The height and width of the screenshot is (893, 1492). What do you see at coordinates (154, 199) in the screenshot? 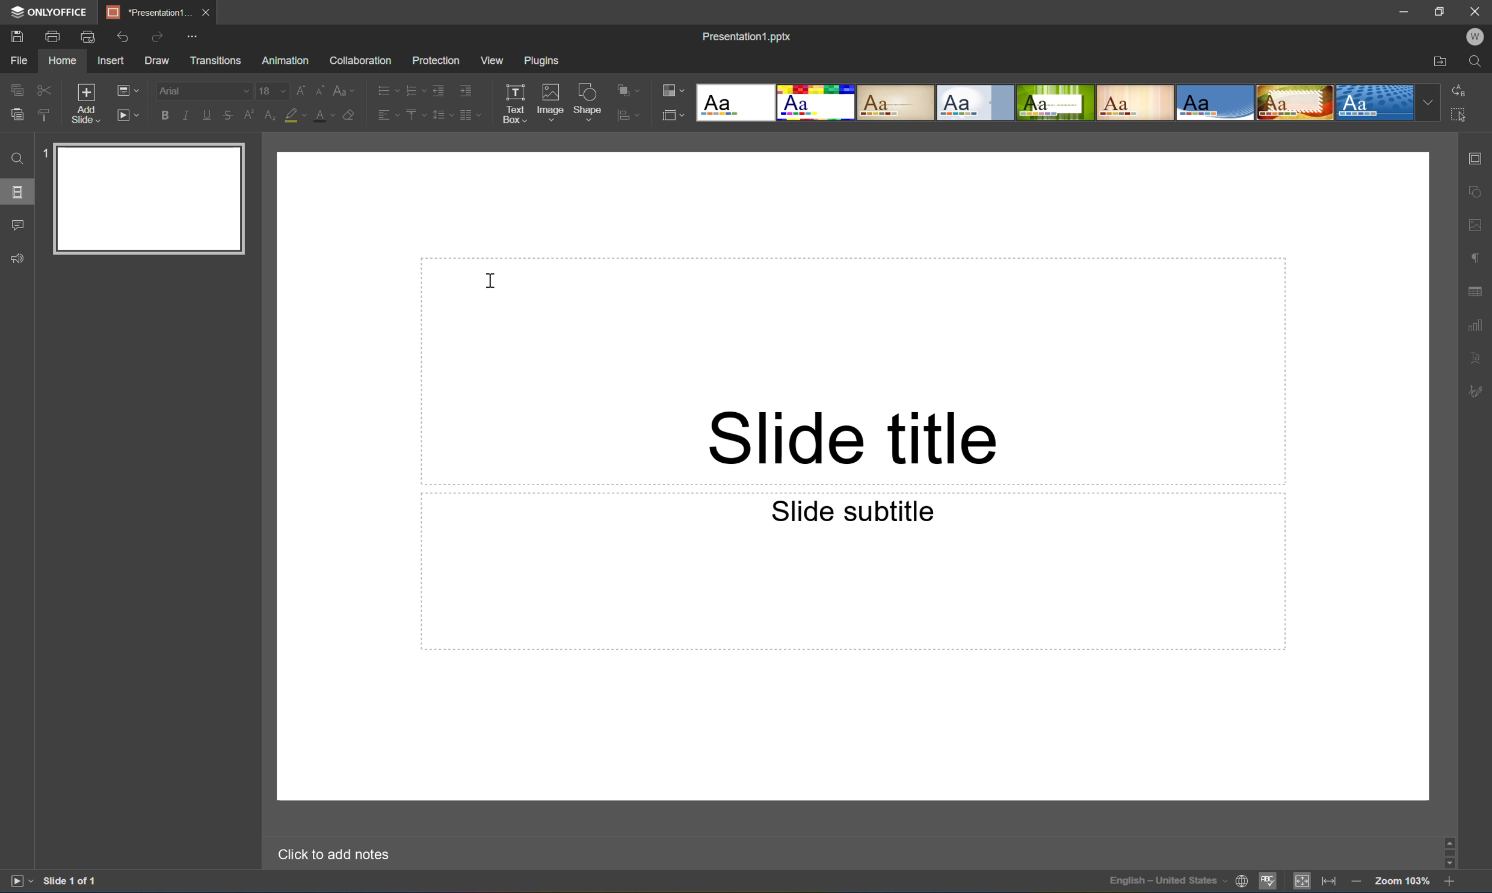
I see `Paste` at bounding box center [154, 199].